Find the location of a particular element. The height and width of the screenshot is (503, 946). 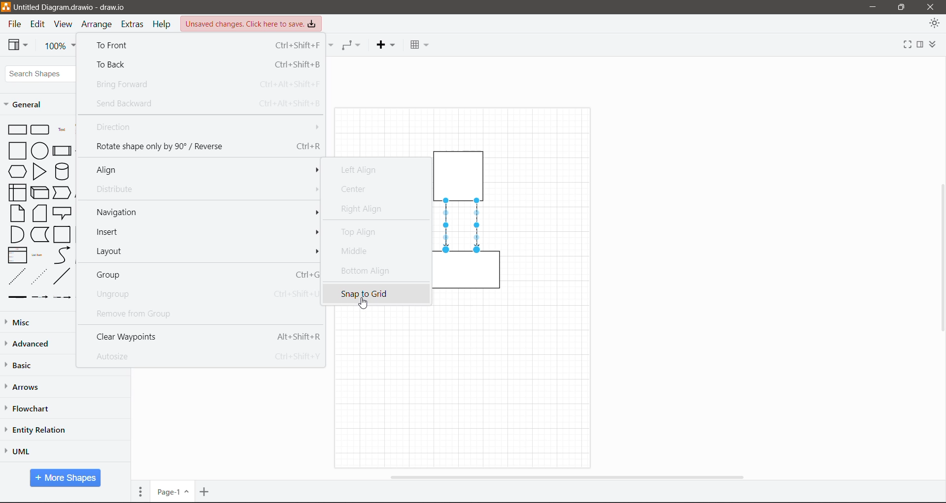

Bring Forward is located at coordinates (207, 86).